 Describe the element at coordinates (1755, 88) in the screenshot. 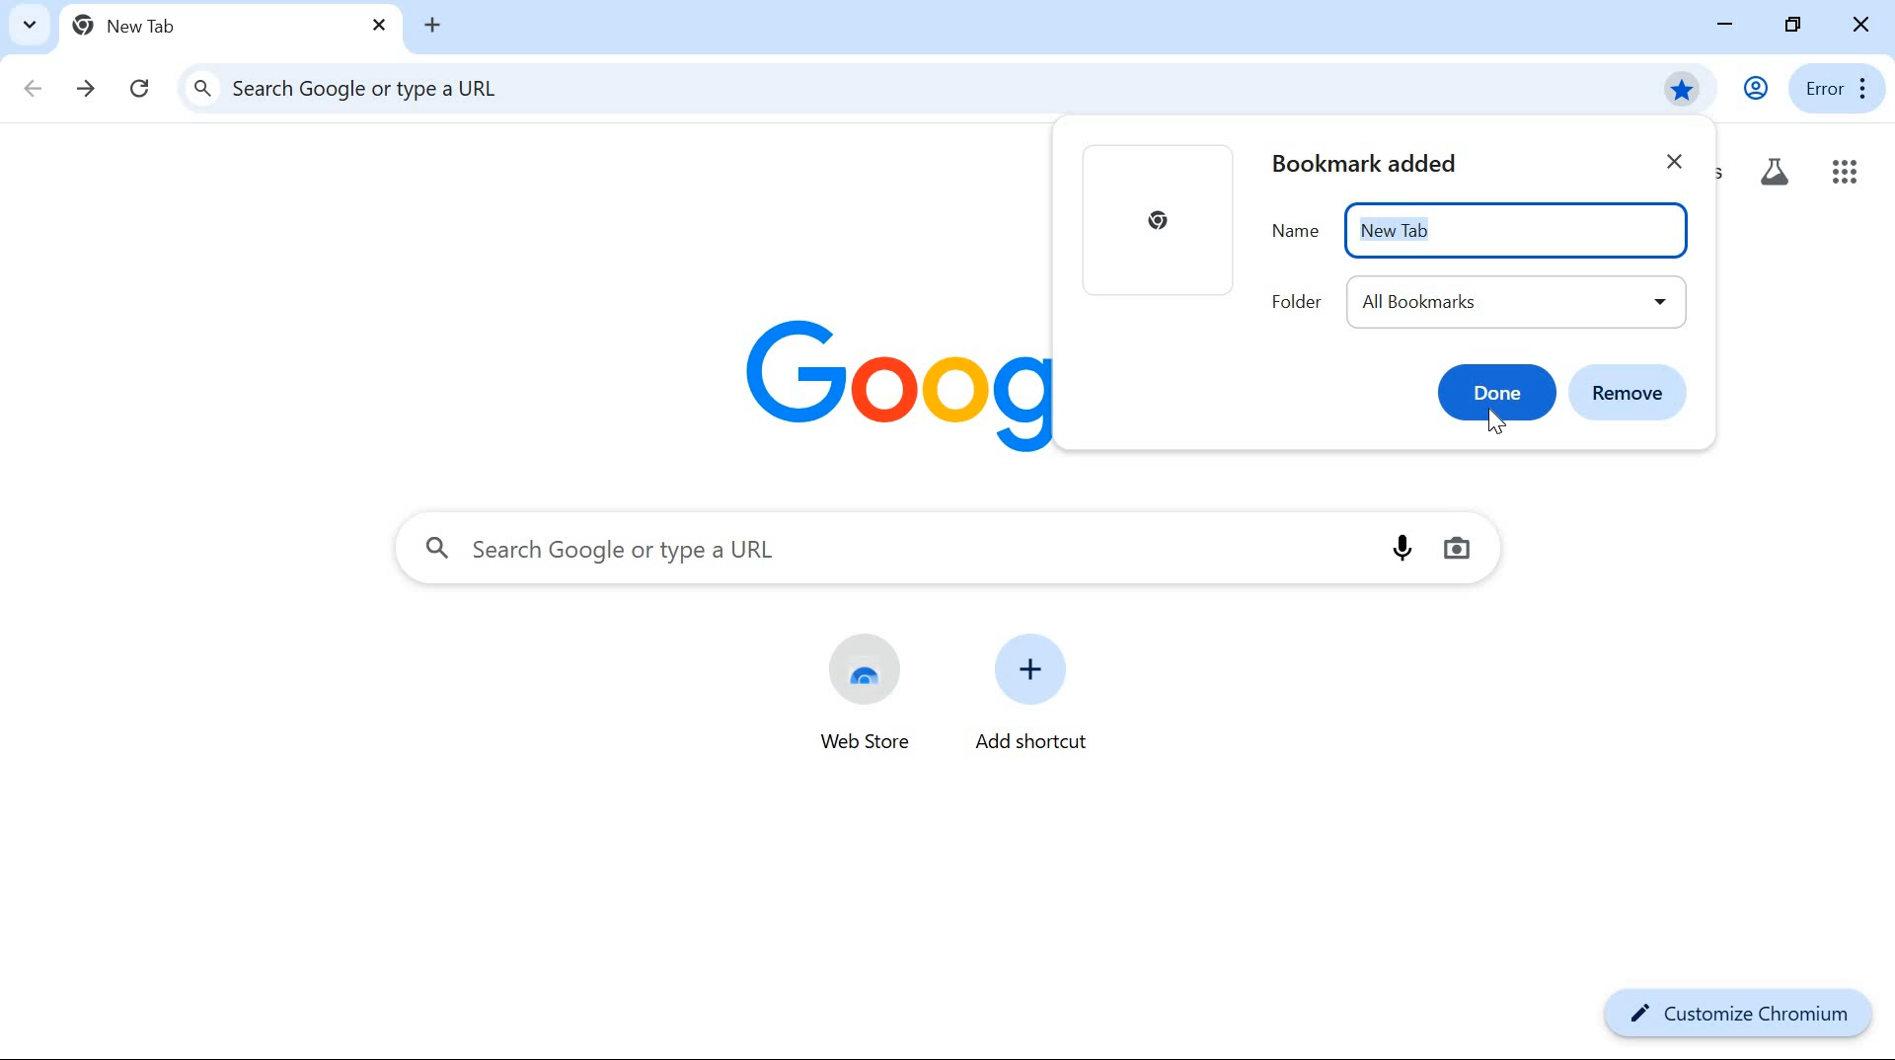

I see `user profile` at that location.